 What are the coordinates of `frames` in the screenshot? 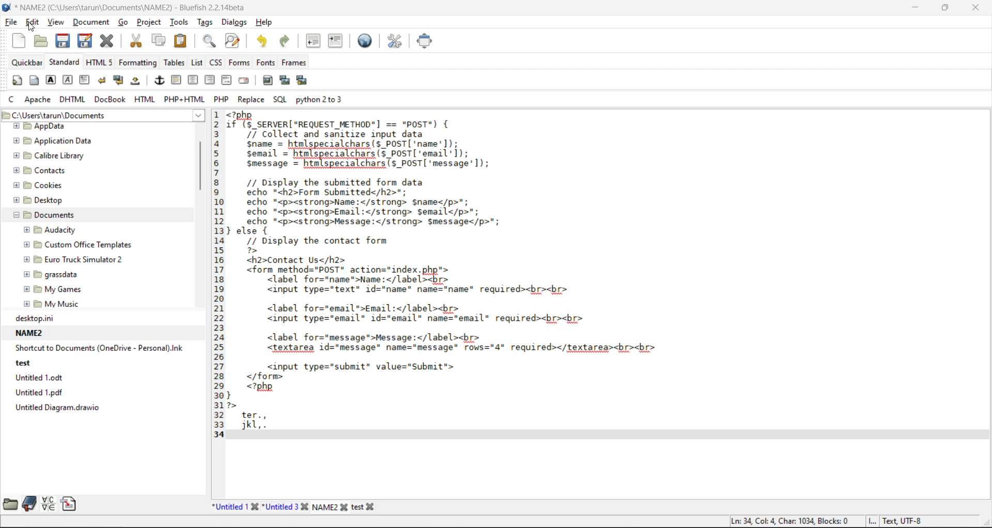 It's located at (296, 63).